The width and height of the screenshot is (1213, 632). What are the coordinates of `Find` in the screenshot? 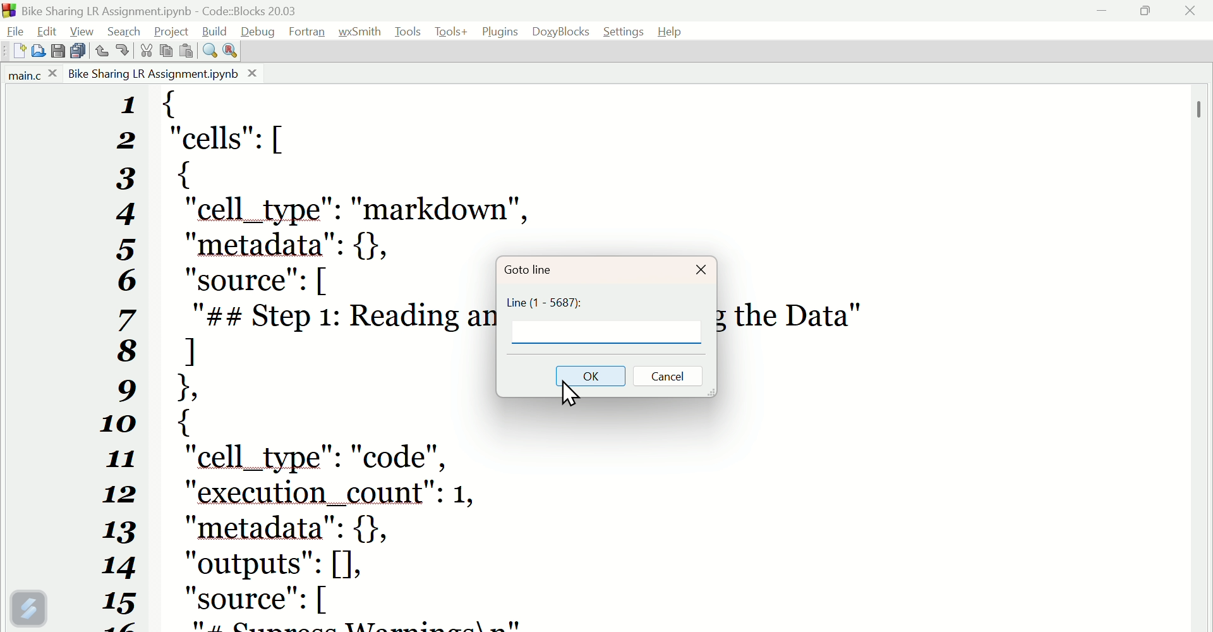 It's located at (207, 50).